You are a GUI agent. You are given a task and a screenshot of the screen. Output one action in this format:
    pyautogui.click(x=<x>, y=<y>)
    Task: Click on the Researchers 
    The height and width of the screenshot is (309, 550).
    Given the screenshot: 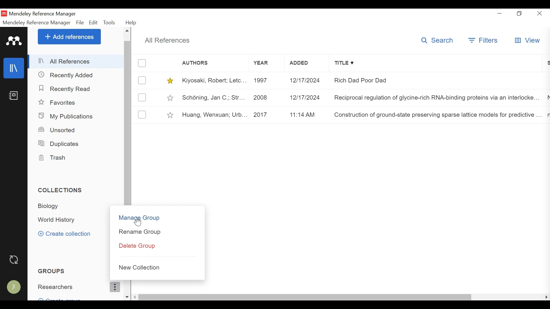 What is the action you would take?
    pyautogui.click(x=77, y=288)
    